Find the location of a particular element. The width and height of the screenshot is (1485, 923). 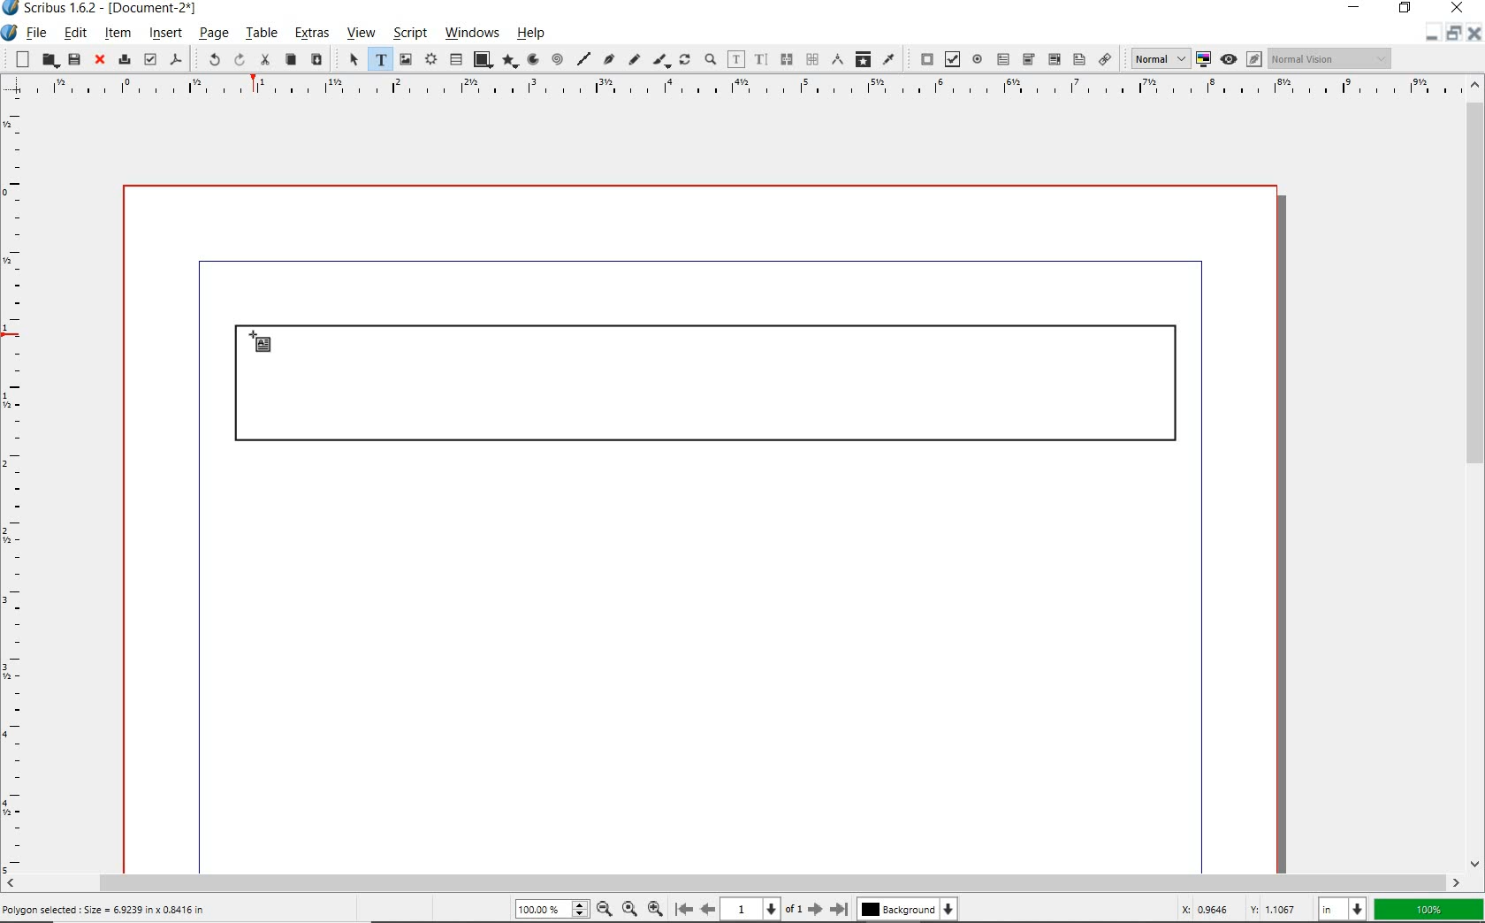

new is located at coordinates (19, 58).